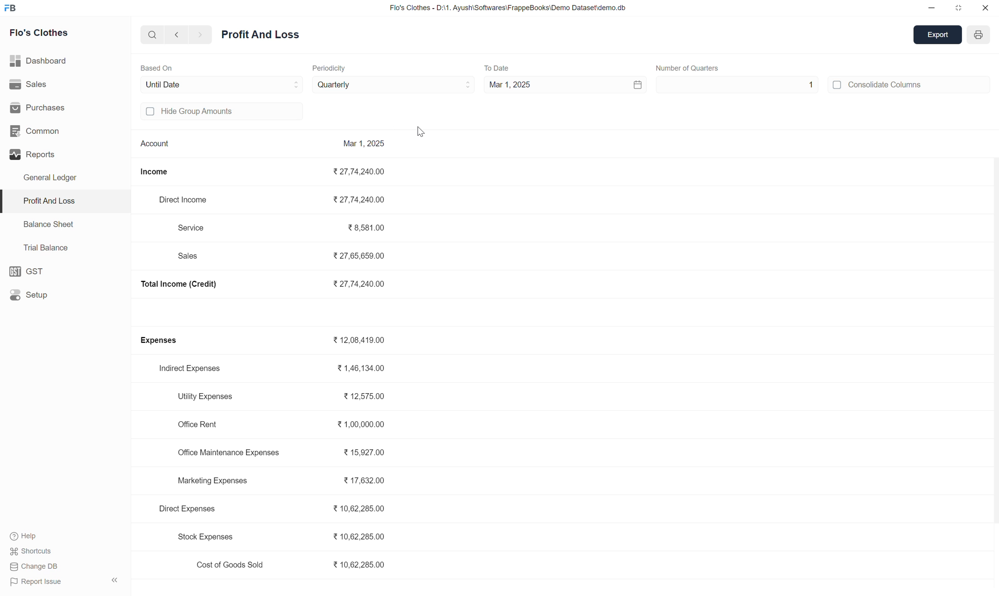 The height and width of the screenshot is (596, 999). What do you see at coordinates (362, 424) in the screenshot?
I see `₹1,00,000.00` at bounding box center [362, 424].